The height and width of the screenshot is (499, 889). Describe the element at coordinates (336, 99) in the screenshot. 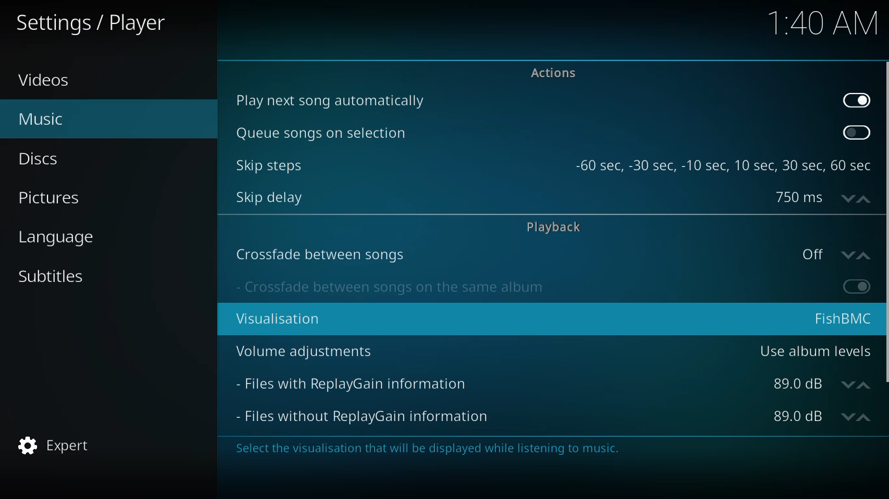

I see `play next song automatically` at that location.